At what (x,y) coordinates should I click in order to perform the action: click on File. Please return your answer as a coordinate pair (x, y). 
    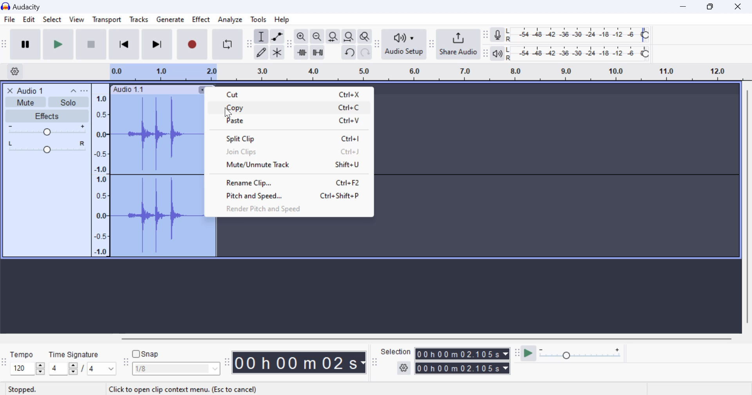
    Looking at the image, I should click on (9, 20).